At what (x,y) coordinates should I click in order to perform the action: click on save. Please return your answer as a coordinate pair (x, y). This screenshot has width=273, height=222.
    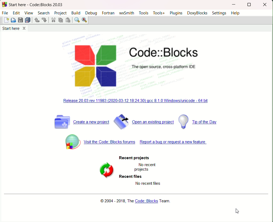
    Looking at the image, I should click on (20, 20).